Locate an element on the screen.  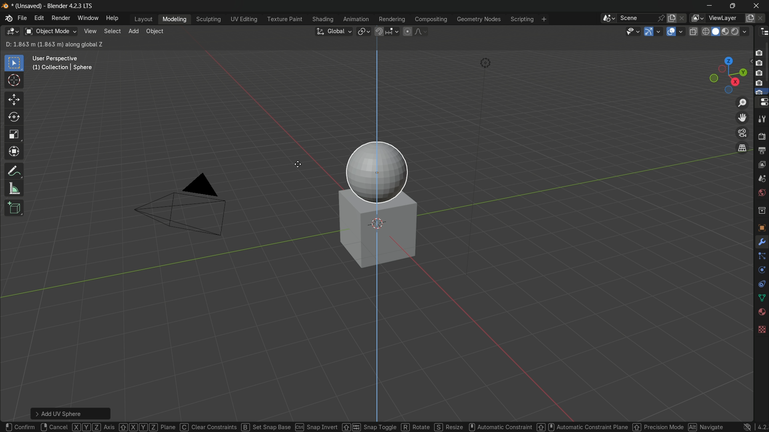
selectability and visibility is located at coordinates (633, 32).